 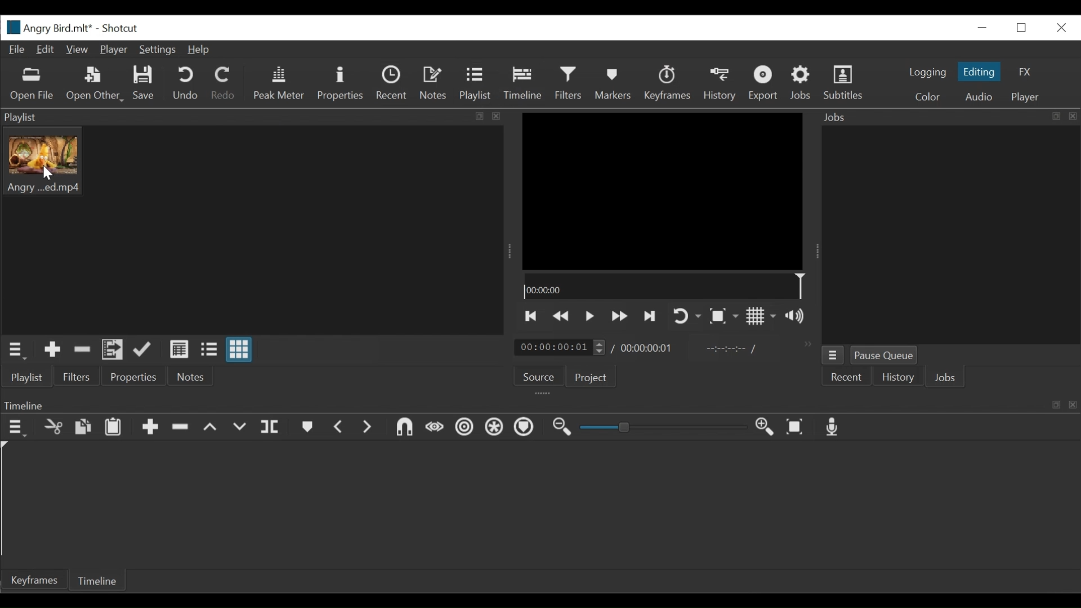 I want to click on Markers, so click(x=525, y=427).